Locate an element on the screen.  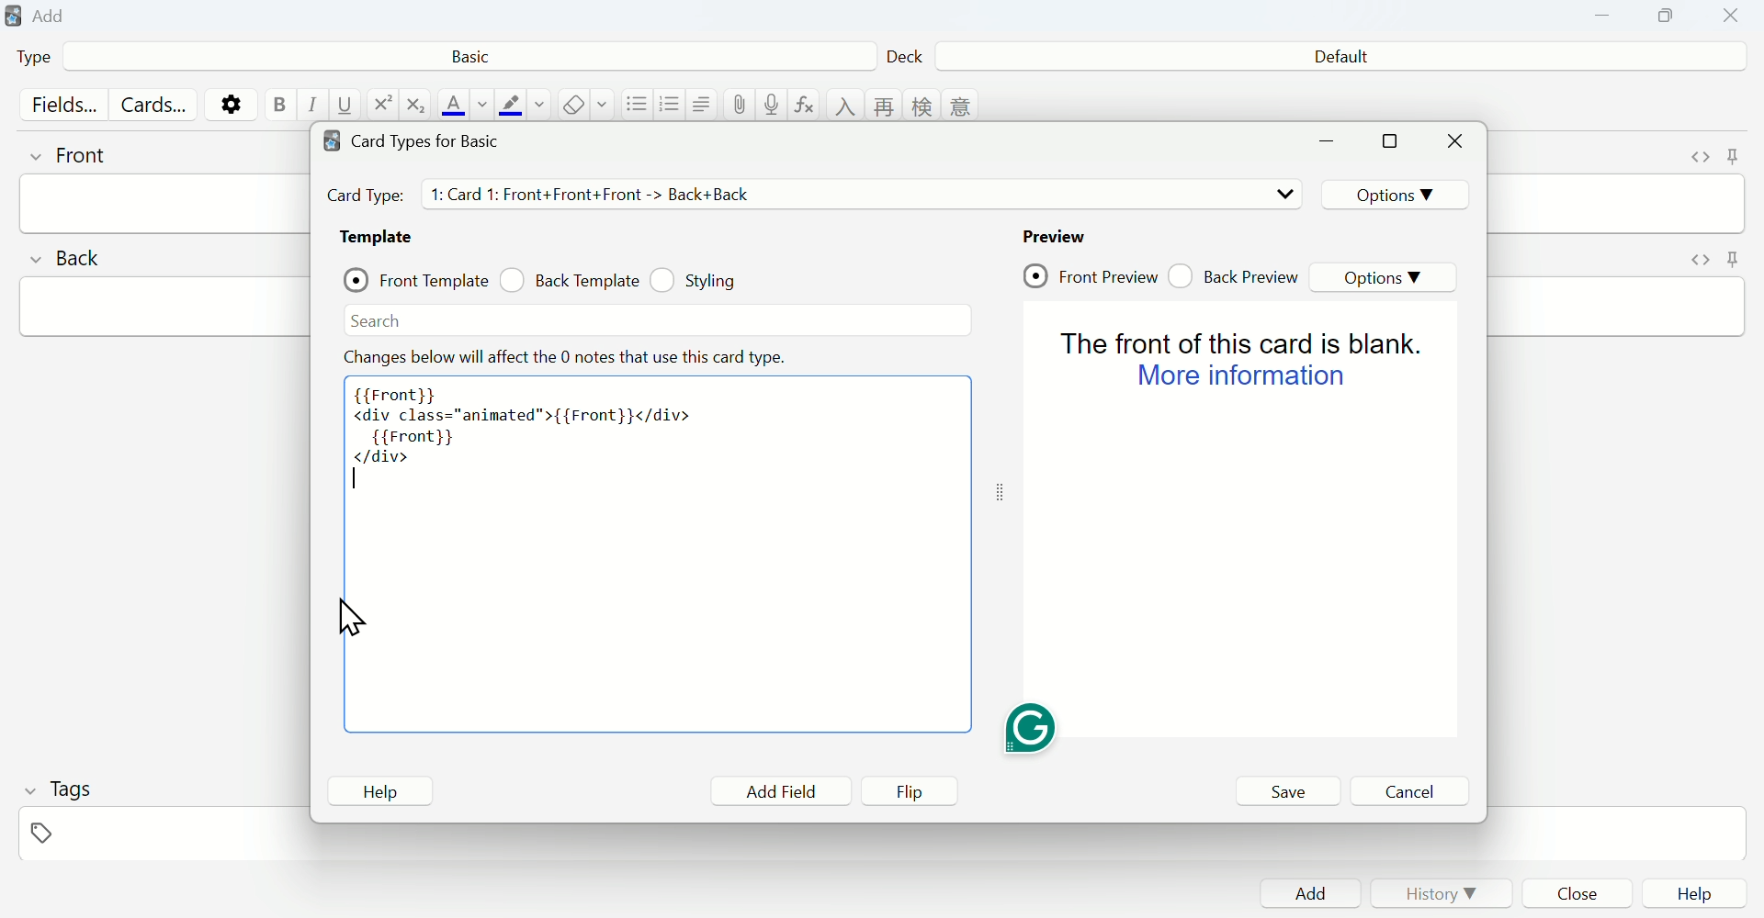
Add Field is located at coordinates (785, 791).